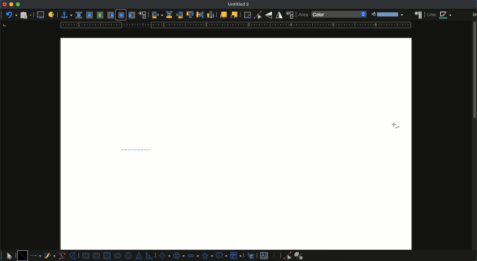  Describe the element at coordinates (211, 15) in the screenshot. I see `bottom` at that location.